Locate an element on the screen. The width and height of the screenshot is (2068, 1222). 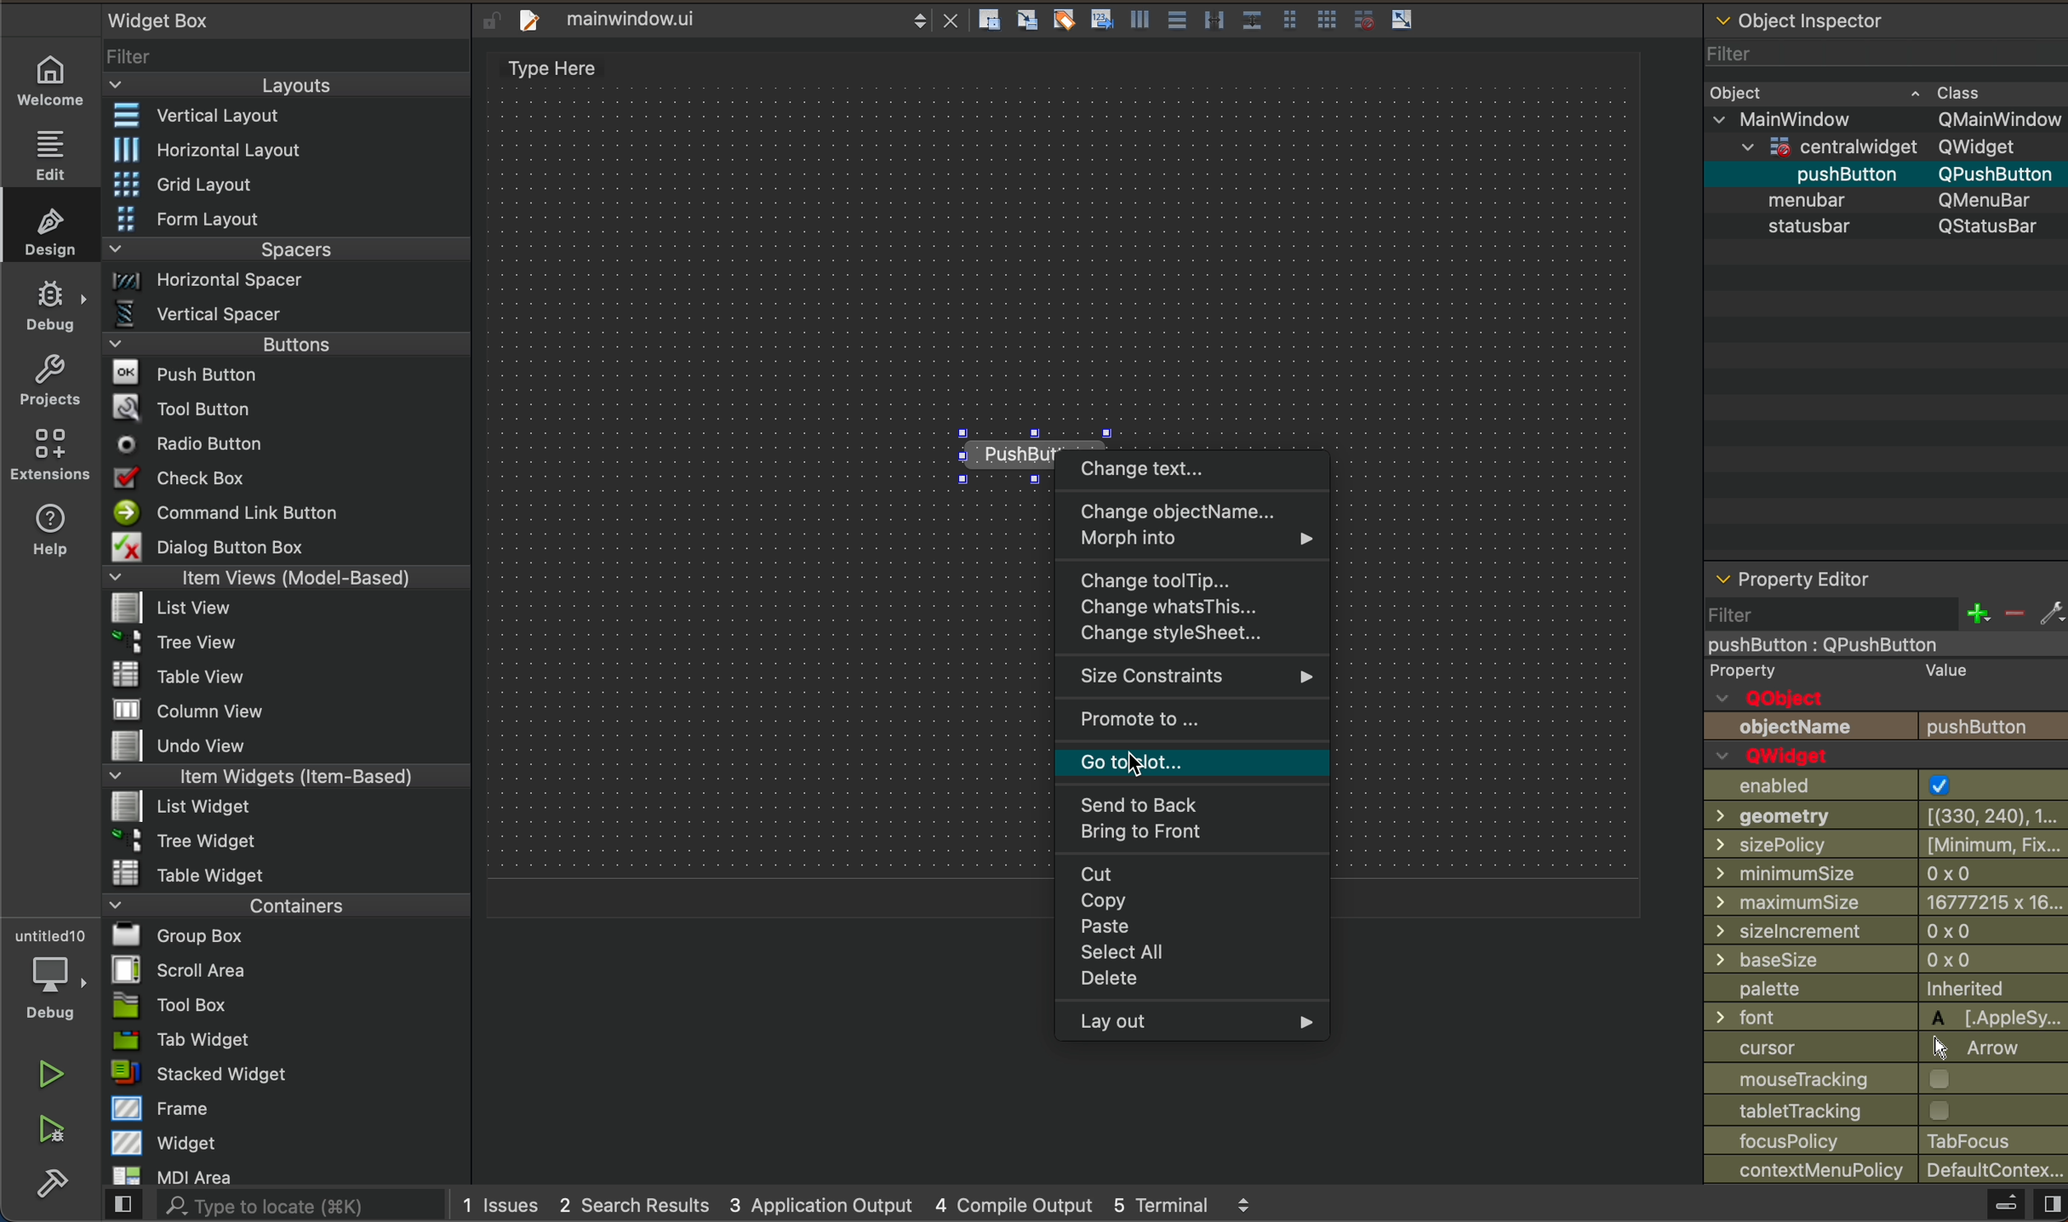
bring to front is located at coordinates (1205, 839).